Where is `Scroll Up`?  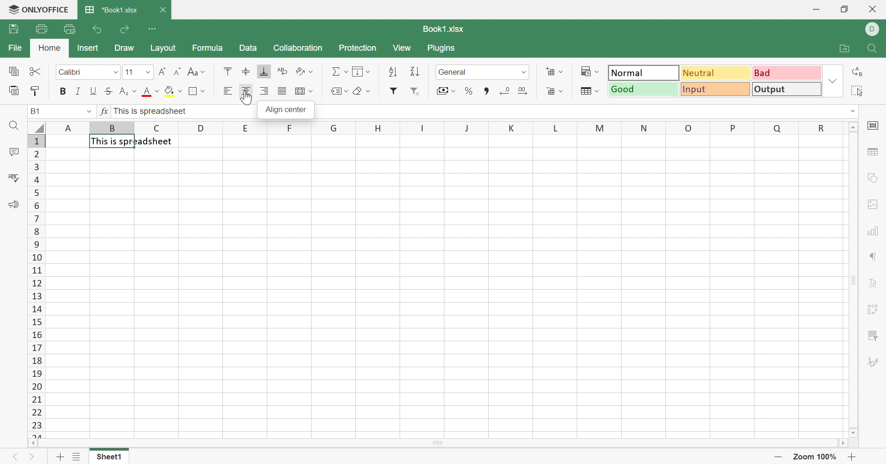
Scroll Up is located at coordinates (851, 126).